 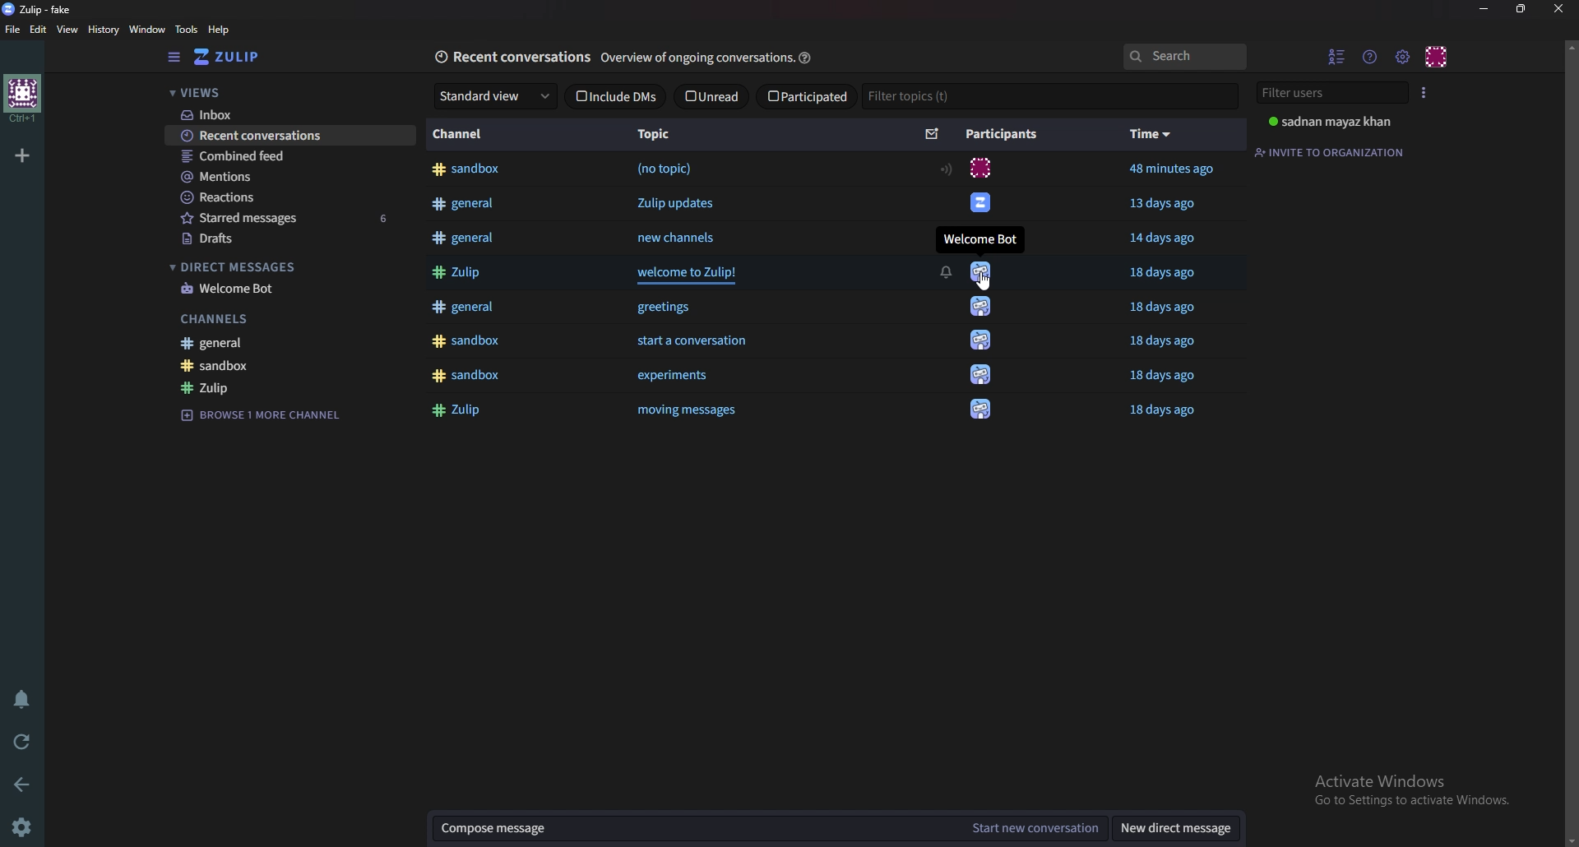 I want to click on Recent conversations, so click(x=292, y=137).